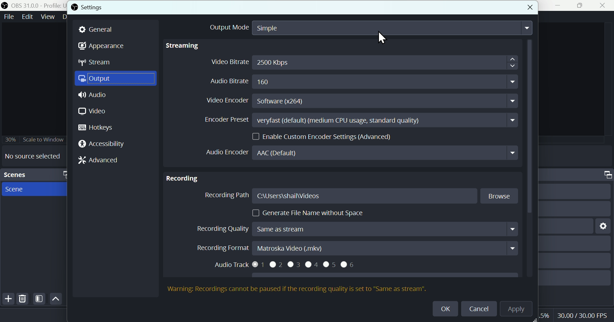  What do you see at coordinates (101, 145) in the screenshot?
I see `Accessibility` at bounding box center [101, 145].